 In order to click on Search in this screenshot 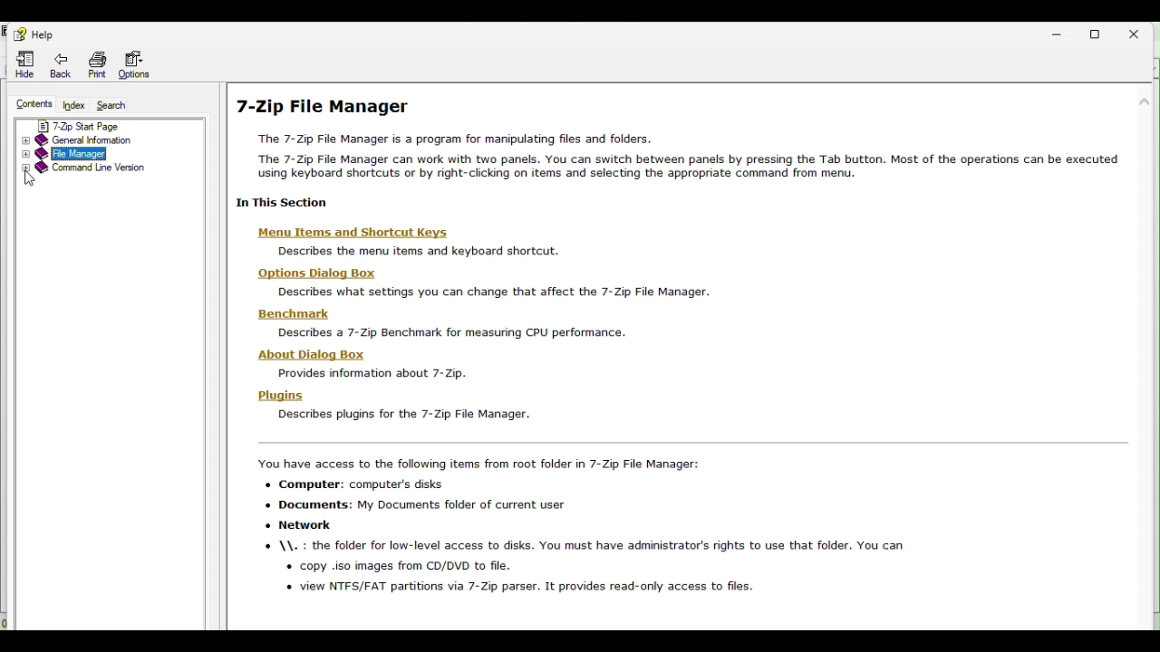, I will do `click(116, 105)`.